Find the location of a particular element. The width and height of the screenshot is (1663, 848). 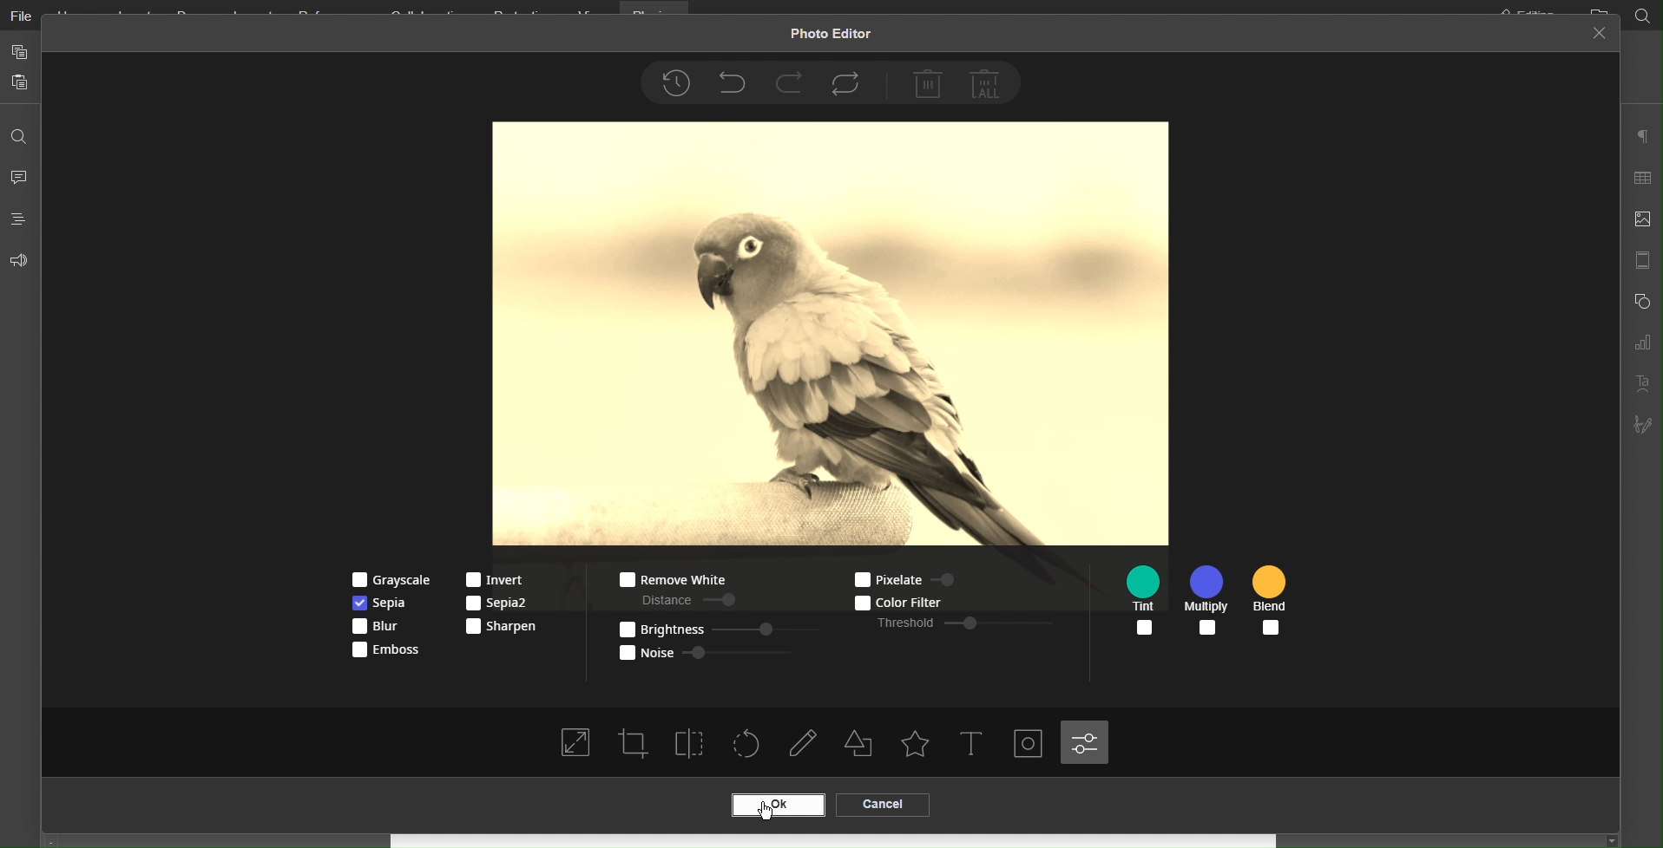

Grayscale is located at coordinates (386, 579).